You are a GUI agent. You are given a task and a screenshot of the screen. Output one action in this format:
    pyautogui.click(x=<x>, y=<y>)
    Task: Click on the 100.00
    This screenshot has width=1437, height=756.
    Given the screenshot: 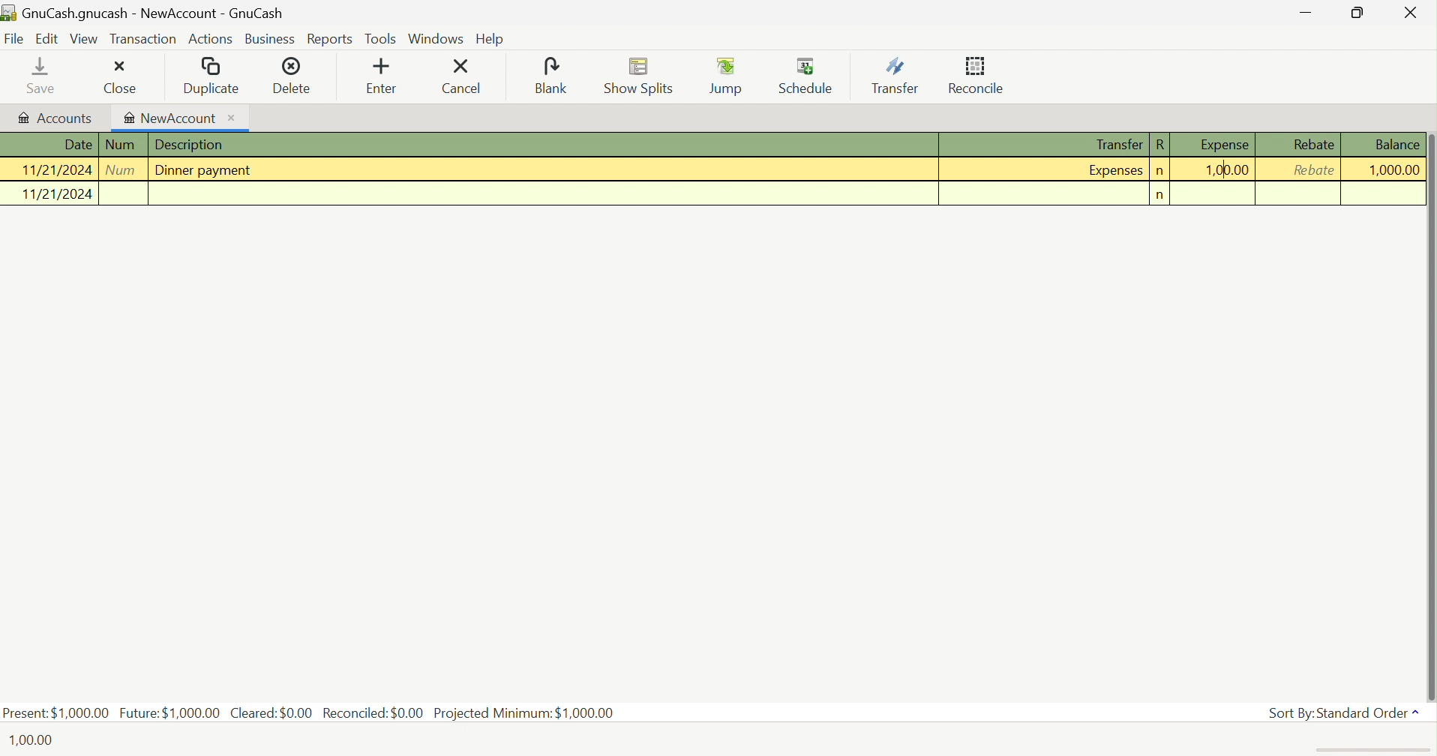 What is the action you would take?
    pyautogui.click(x=34, y=741)
    